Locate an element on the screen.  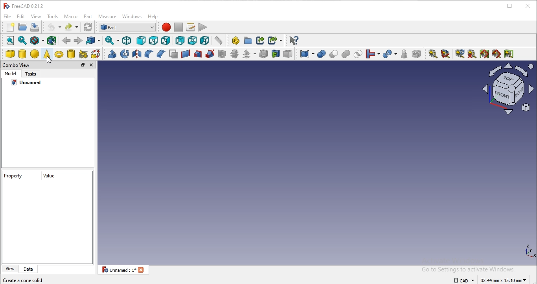
shape builder is located at coordinates (83, 54).